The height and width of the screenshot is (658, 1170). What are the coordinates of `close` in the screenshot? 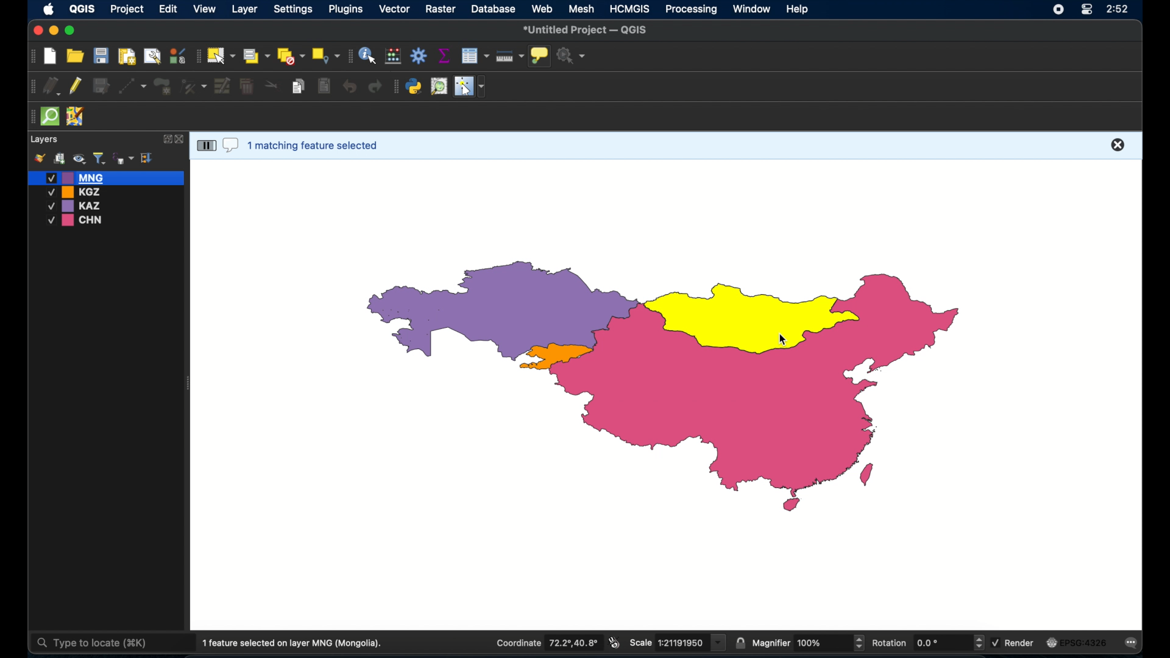 It's located at (37, 30).